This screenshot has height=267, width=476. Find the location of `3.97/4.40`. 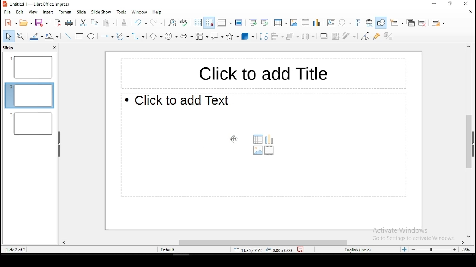

3.97/4.40 is located at coordinates (249, 250).